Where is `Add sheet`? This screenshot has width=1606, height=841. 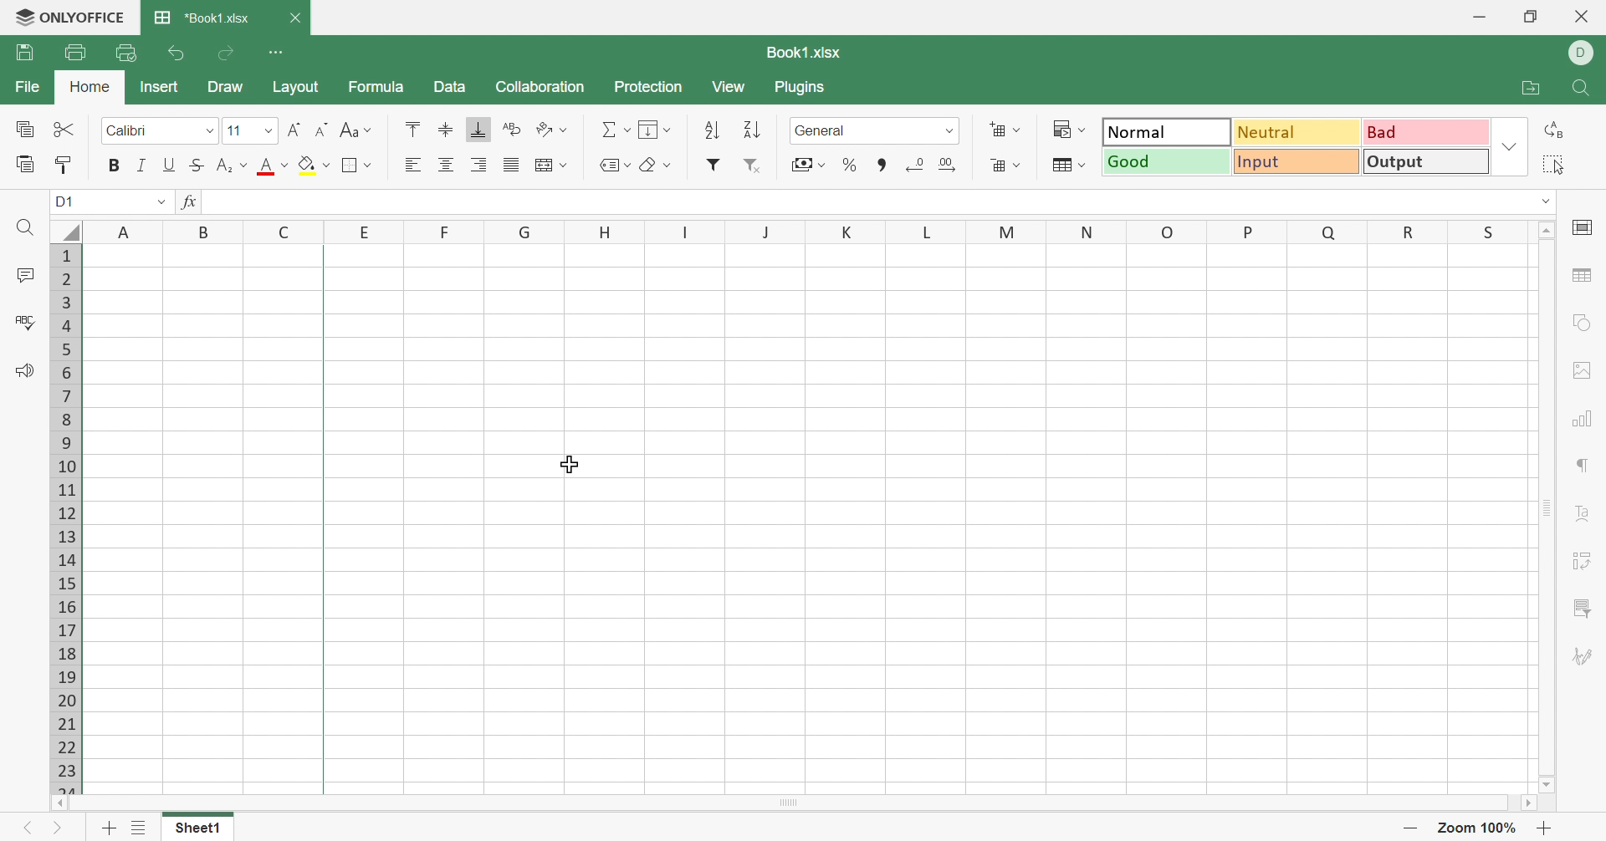 Add sheet is located at coordinates (105, 827).